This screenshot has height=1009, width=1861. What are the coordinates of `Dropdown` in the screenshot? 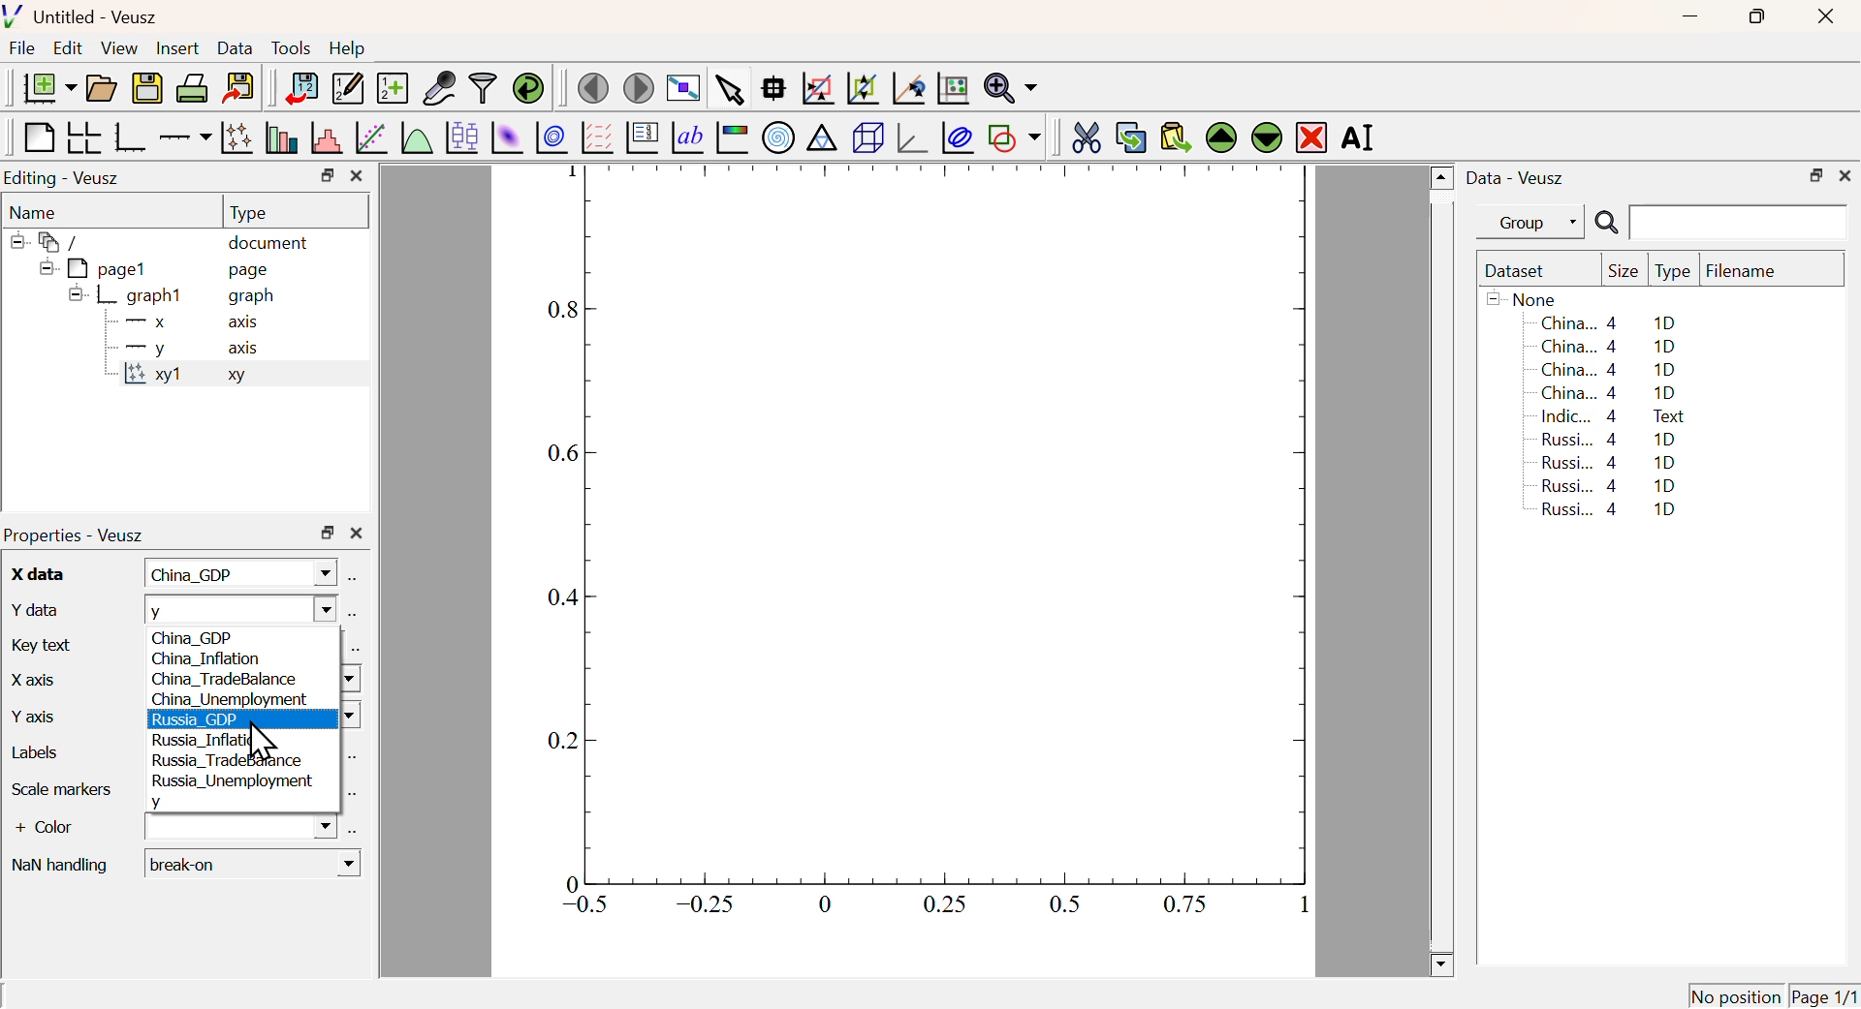 It's located at (350, 681).